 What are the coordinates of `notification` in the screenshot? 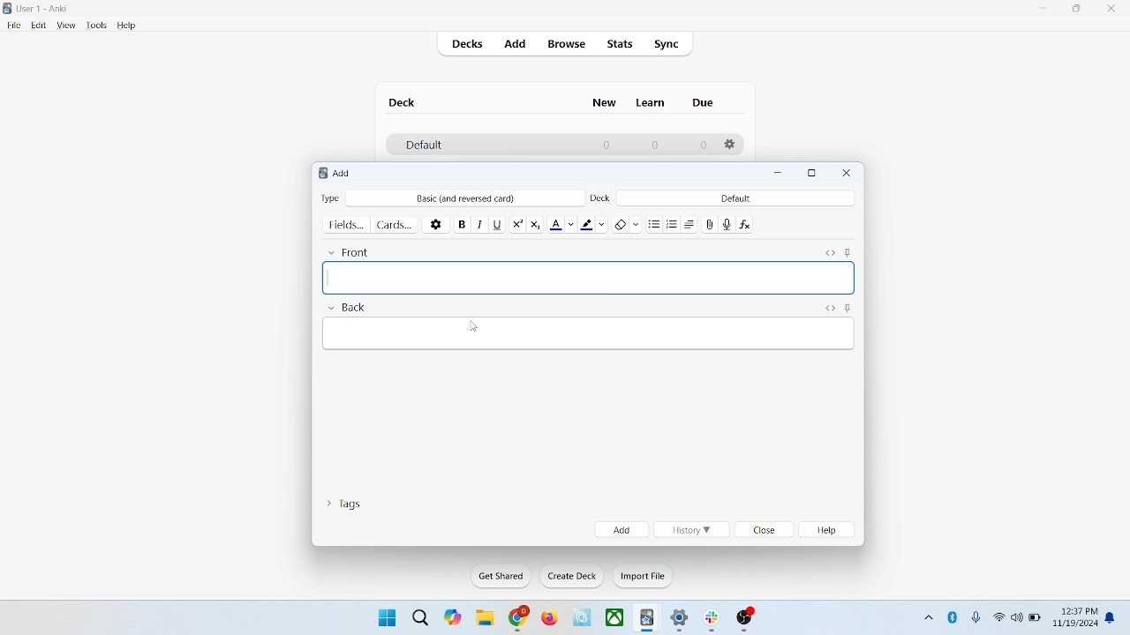 It's located at (1114, 616).